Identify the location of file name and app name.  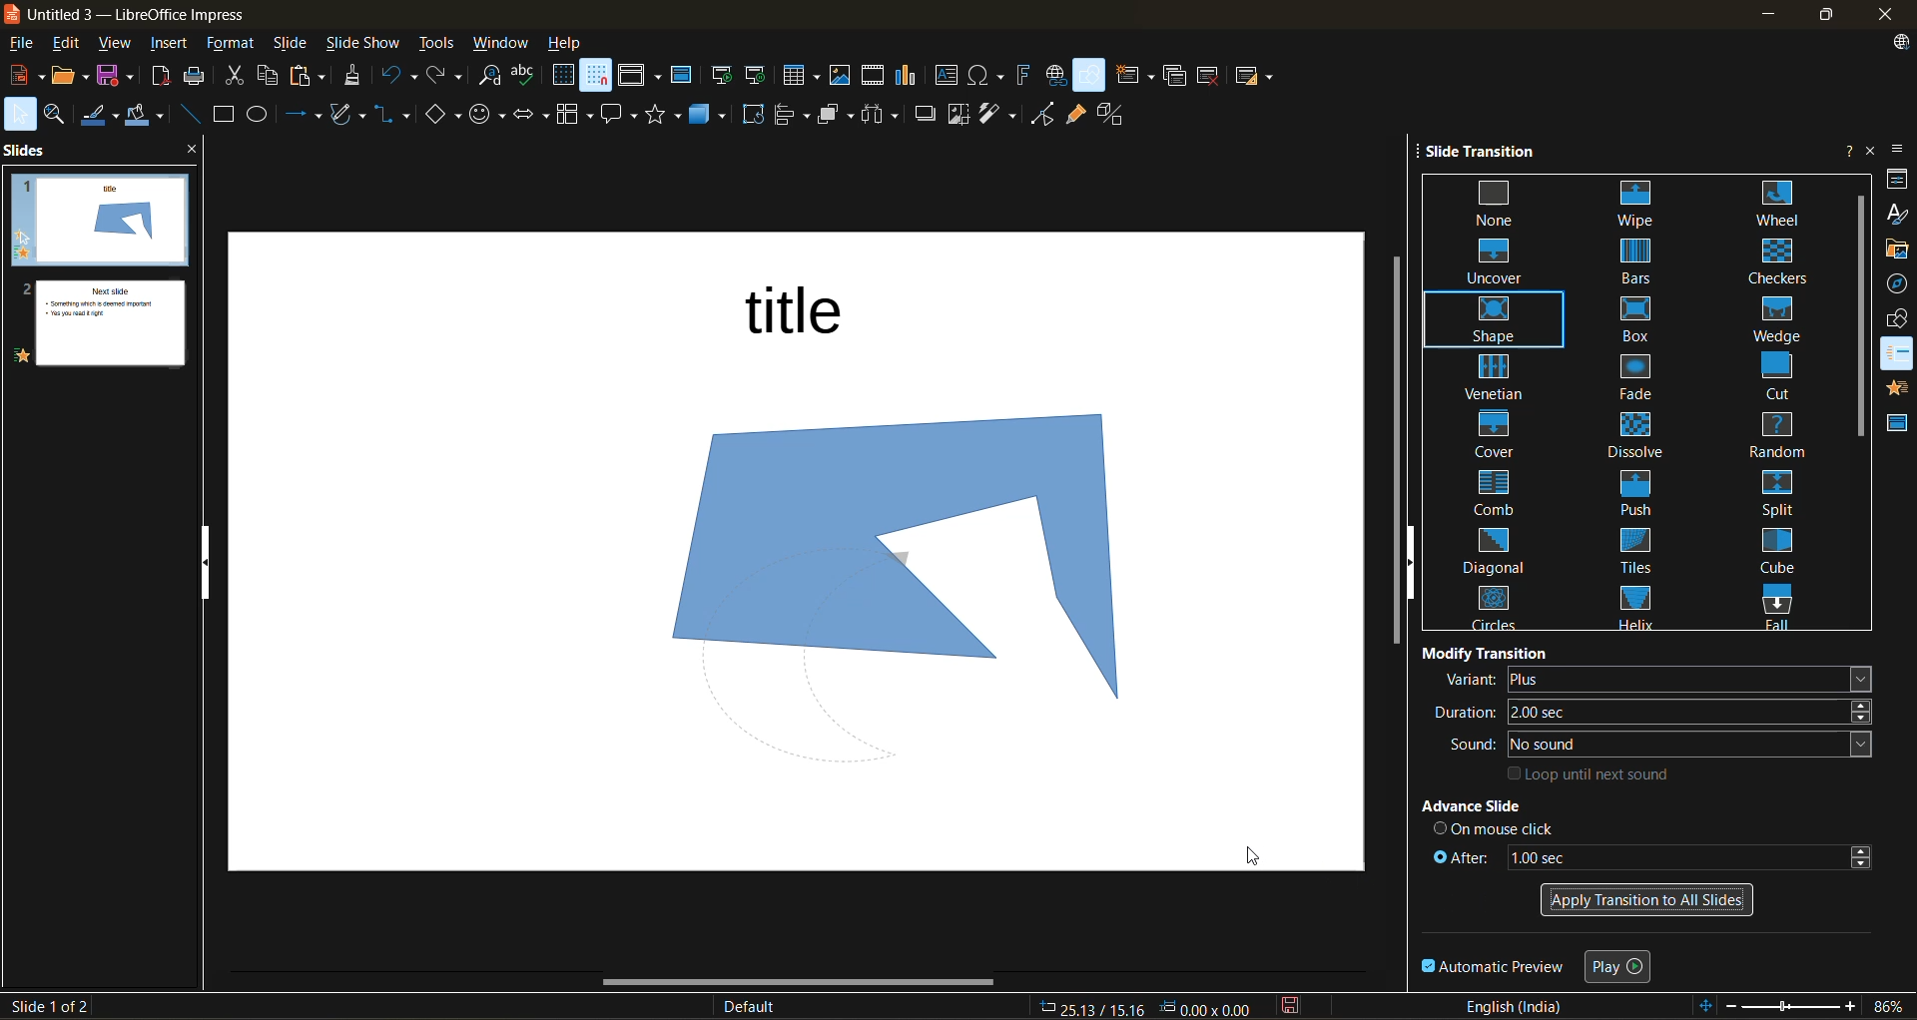
(143, 15).